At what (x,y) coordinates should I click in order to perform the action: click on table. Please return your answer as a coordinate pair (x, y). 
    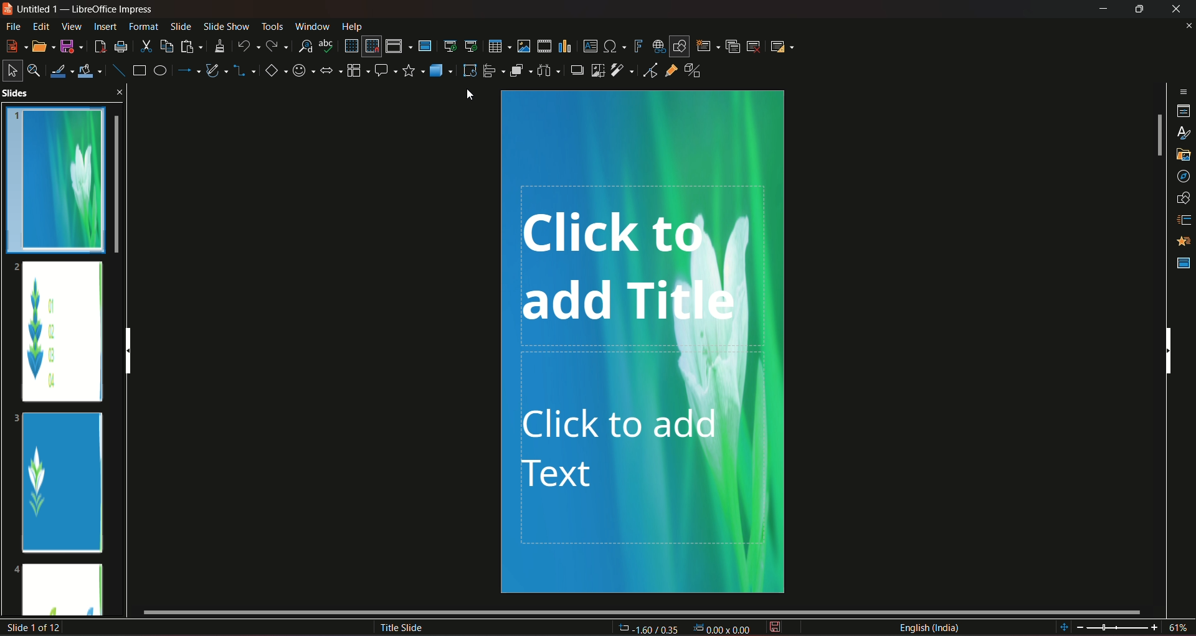
    Looking at the image, I should click on (498, 45).